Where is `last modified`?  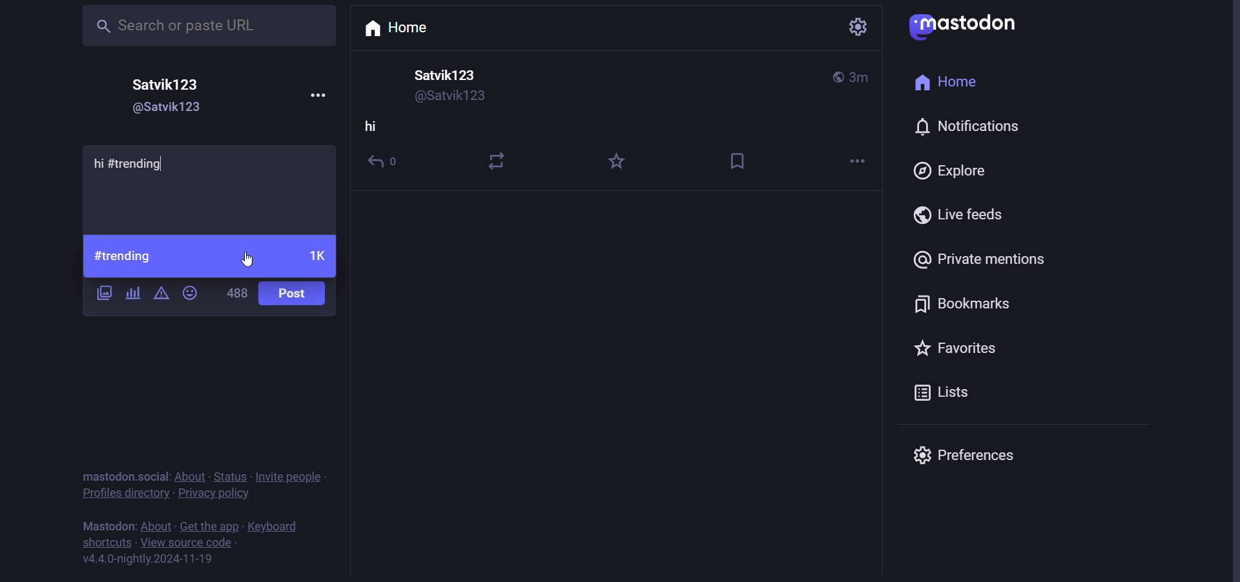
last modified is located at coordinates (860, 77).